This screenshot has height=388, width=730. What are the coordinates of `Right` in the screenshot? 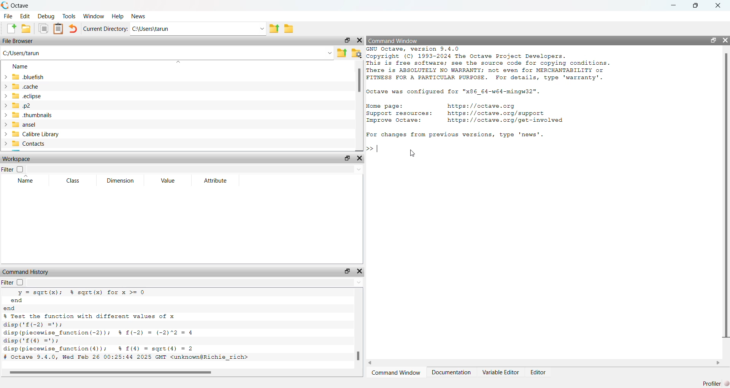 It's located at (719, 362).